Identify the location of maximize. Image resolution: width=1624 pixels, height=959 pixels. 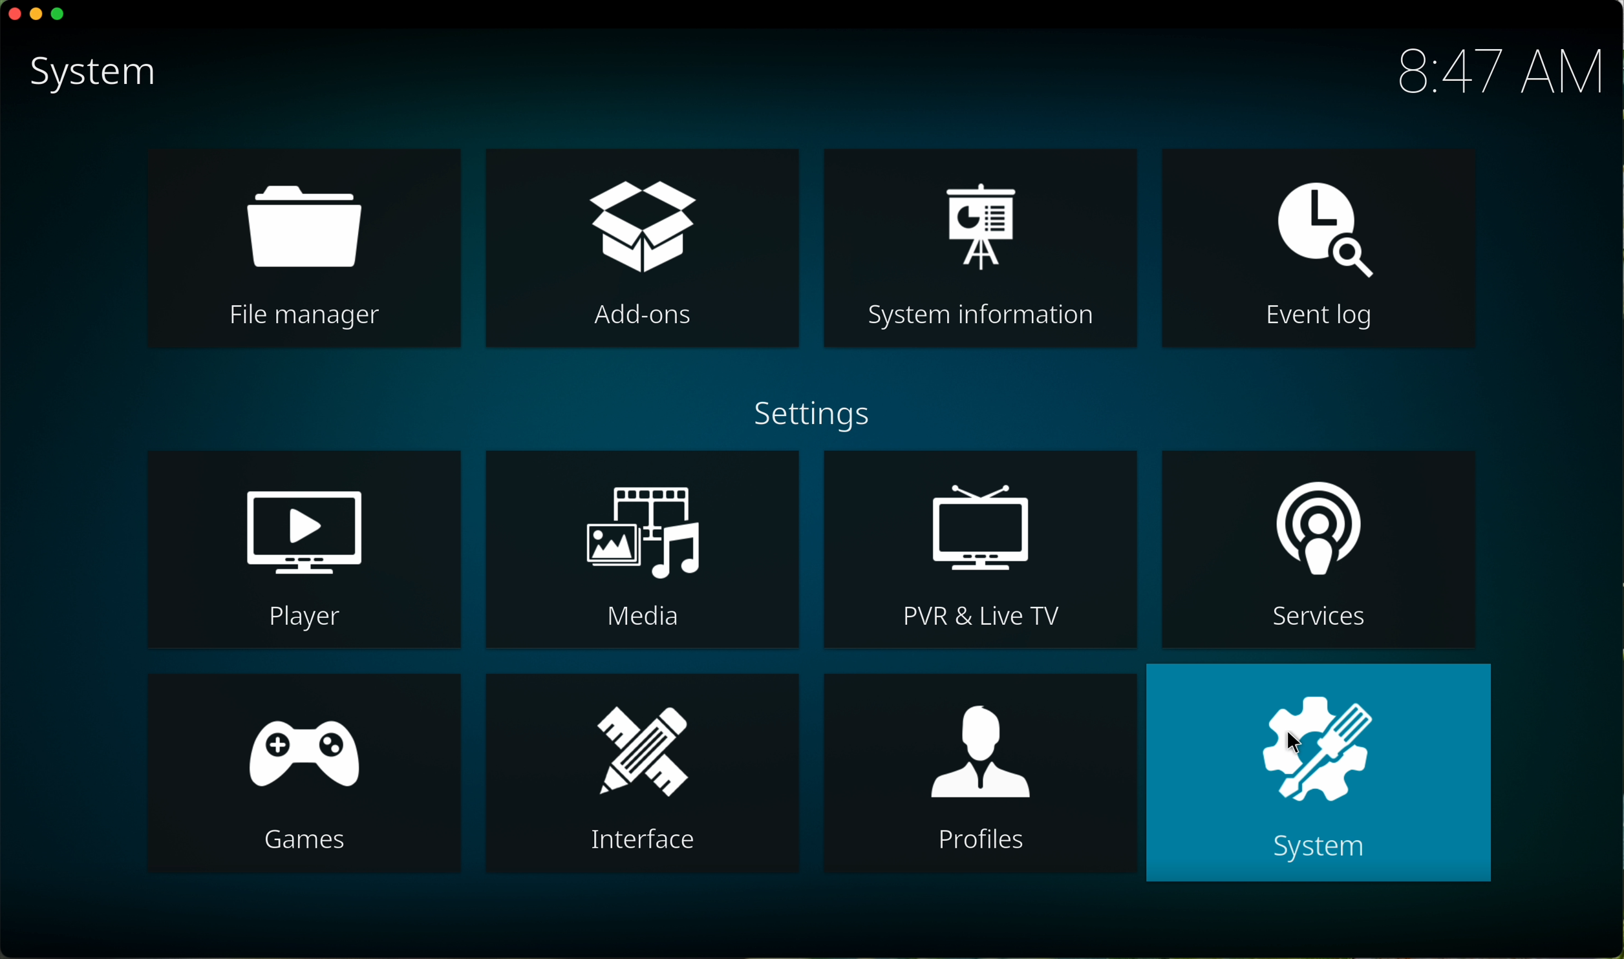
(63, 17).